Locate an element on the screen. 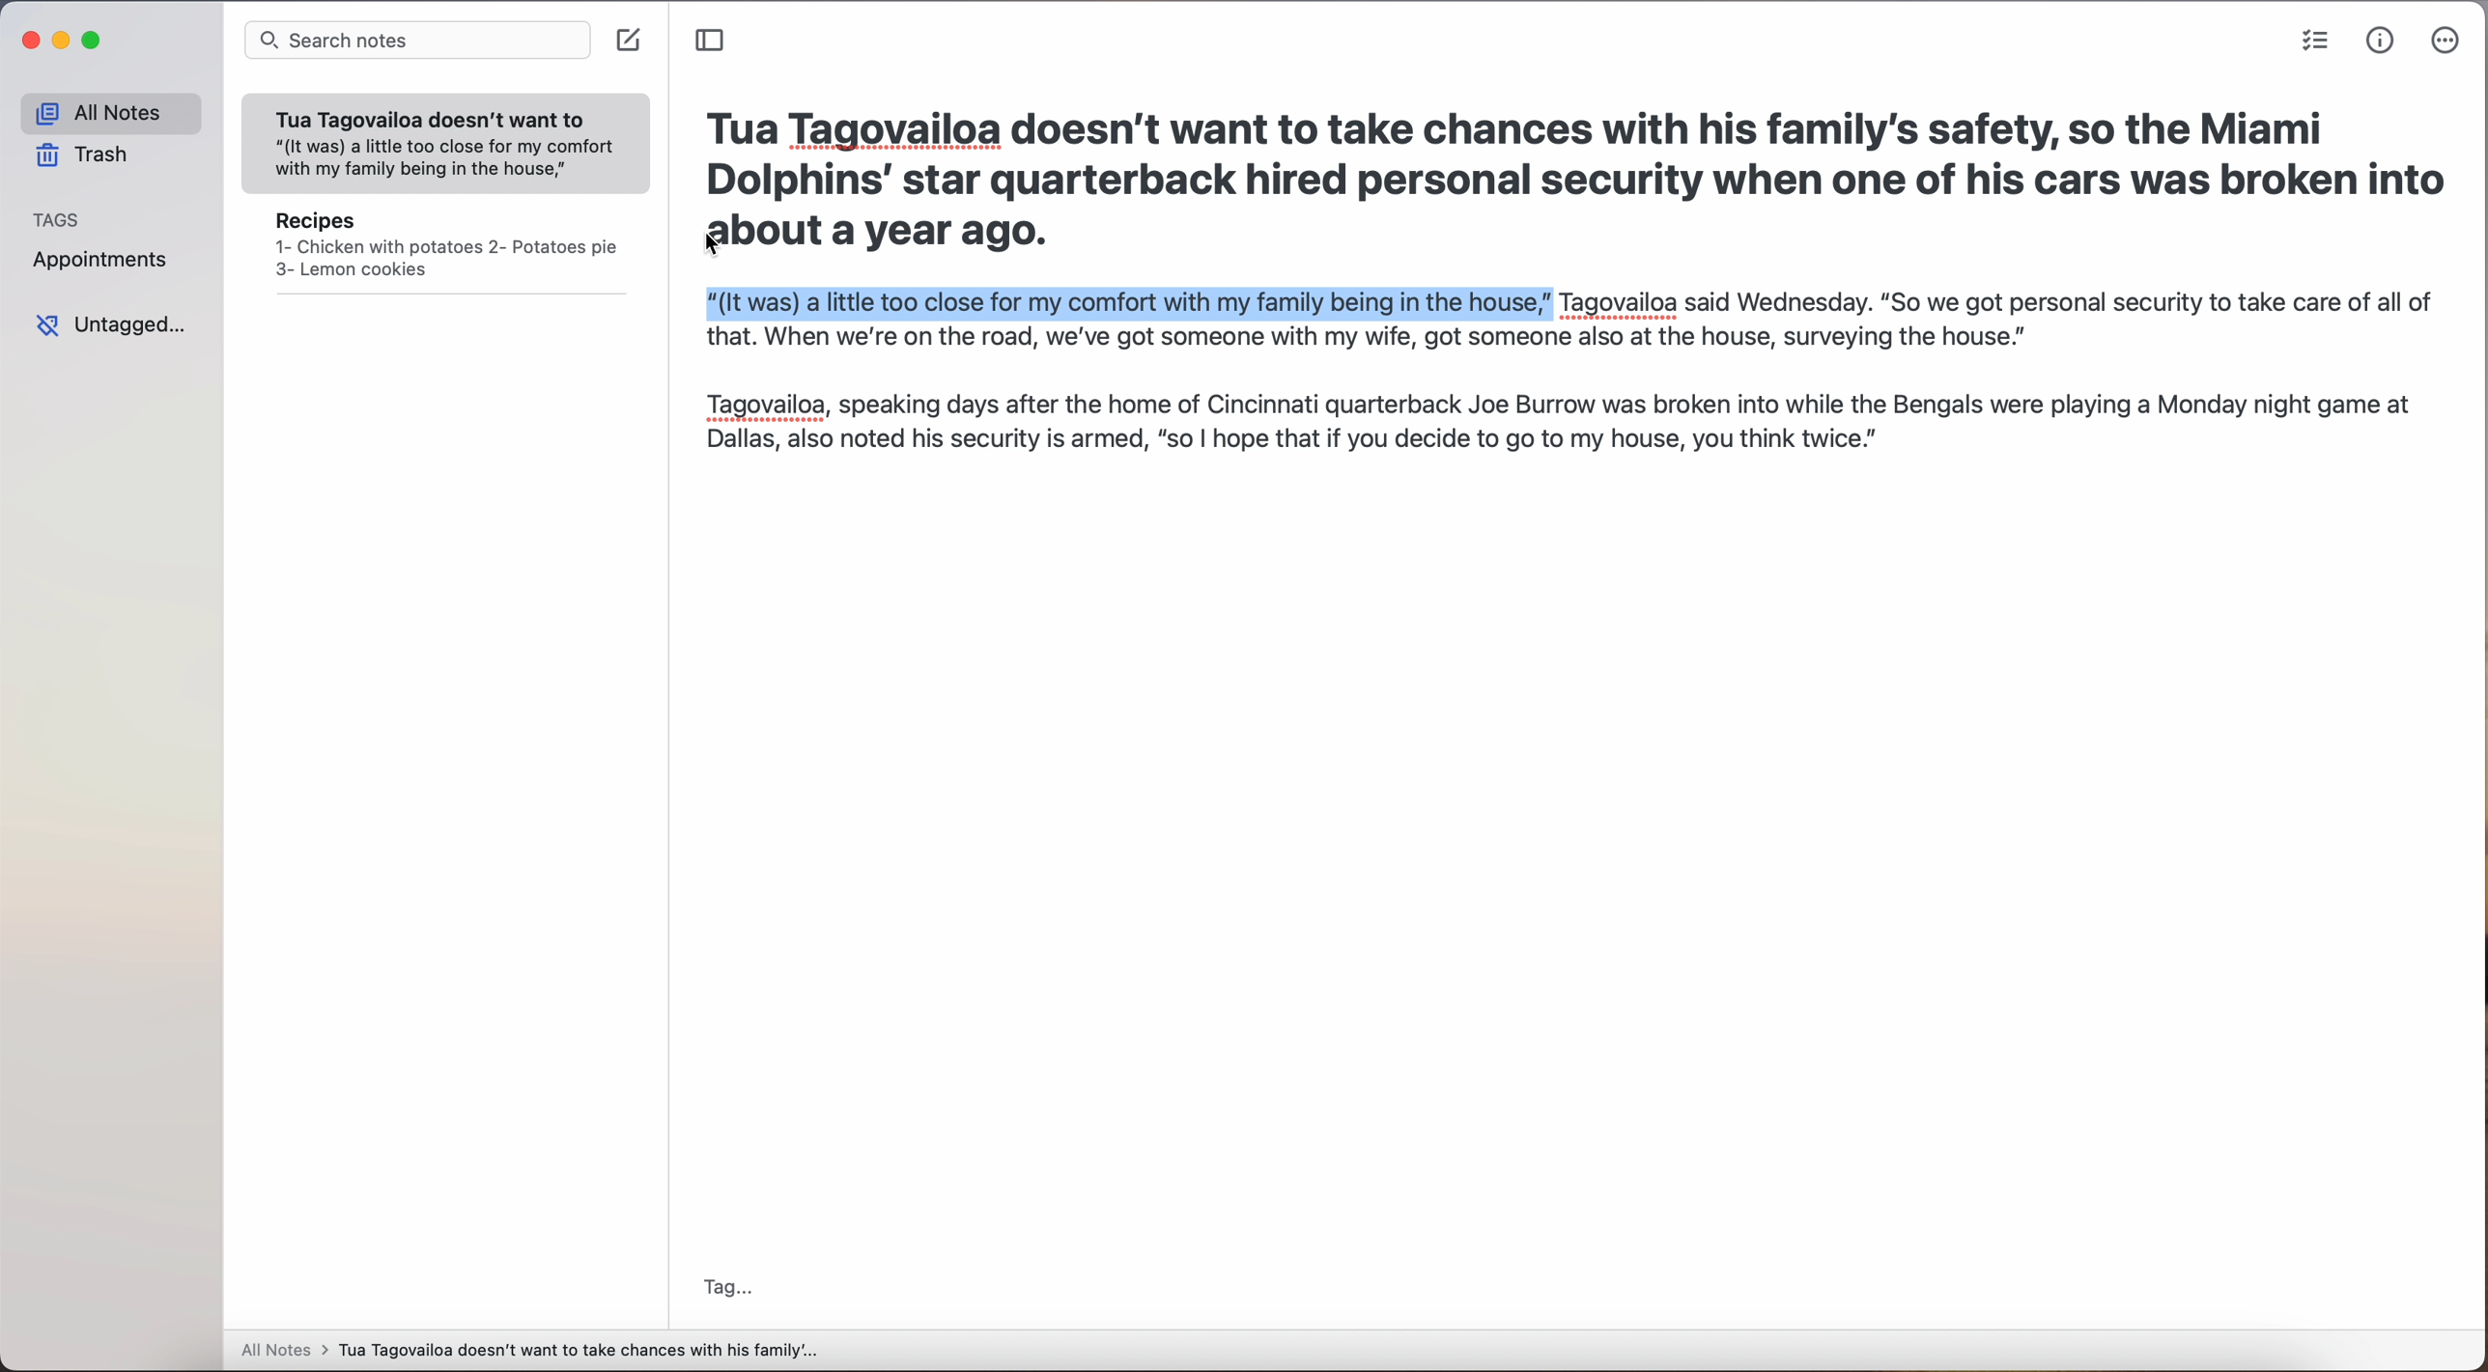 The width and height of the screenshot is (2488, 1372). toggle sidebar is located at coordinates (712, 41).